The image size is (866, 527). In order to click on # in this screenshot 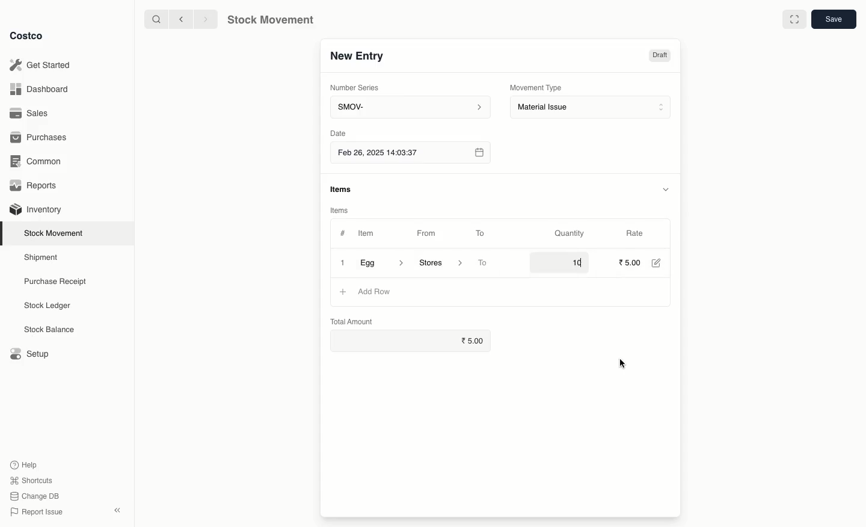, I will do `click(343, 233)`.